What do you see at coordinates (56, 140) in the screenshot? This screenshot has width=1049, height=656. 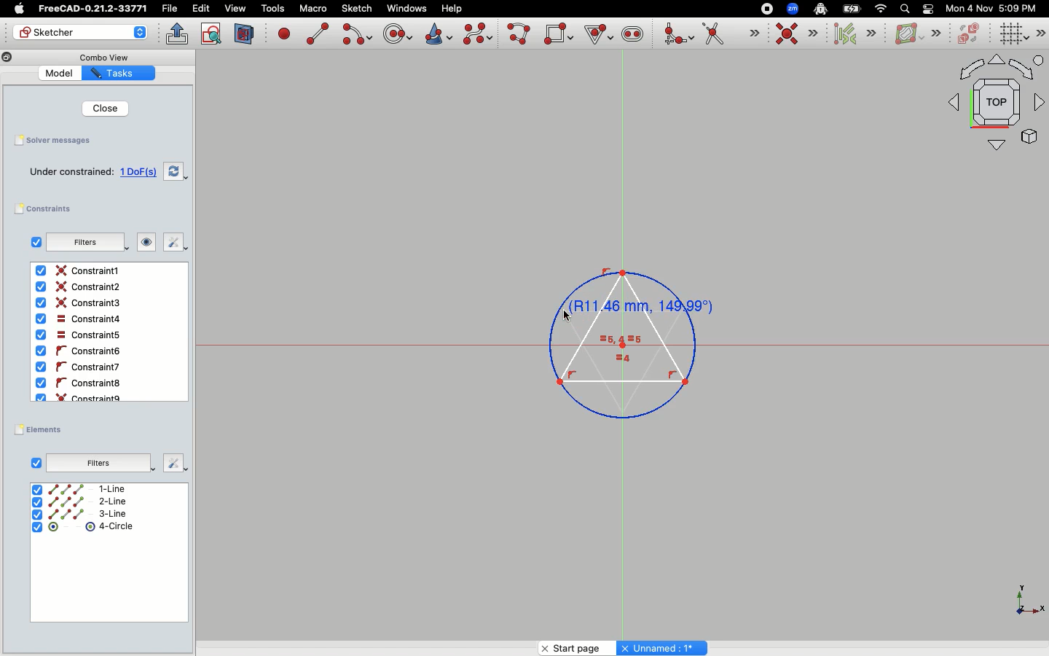 I see `Solver messages` at bounding box center [56, 140].